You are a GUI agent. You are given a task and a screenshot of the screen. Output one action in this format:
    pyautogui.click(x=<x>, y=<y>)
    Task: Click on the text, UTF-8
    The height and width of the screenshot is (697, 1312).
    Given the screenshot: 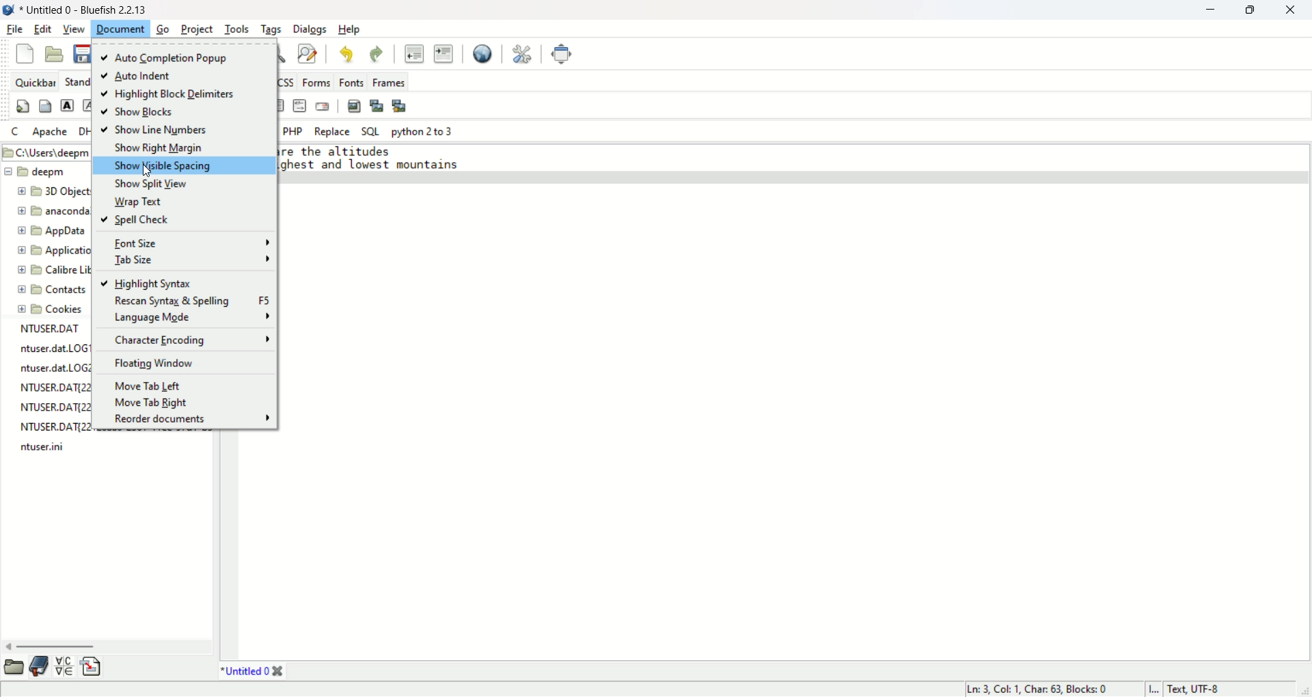 What is the action you would take?
    pyautogui.click(x=1203, y=689)
    